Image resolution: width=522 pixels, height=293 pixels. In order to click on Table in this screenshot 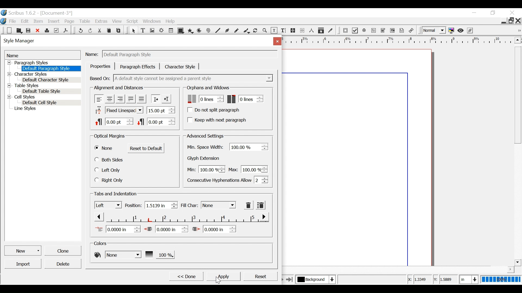, I will do `click(85, 21)`.